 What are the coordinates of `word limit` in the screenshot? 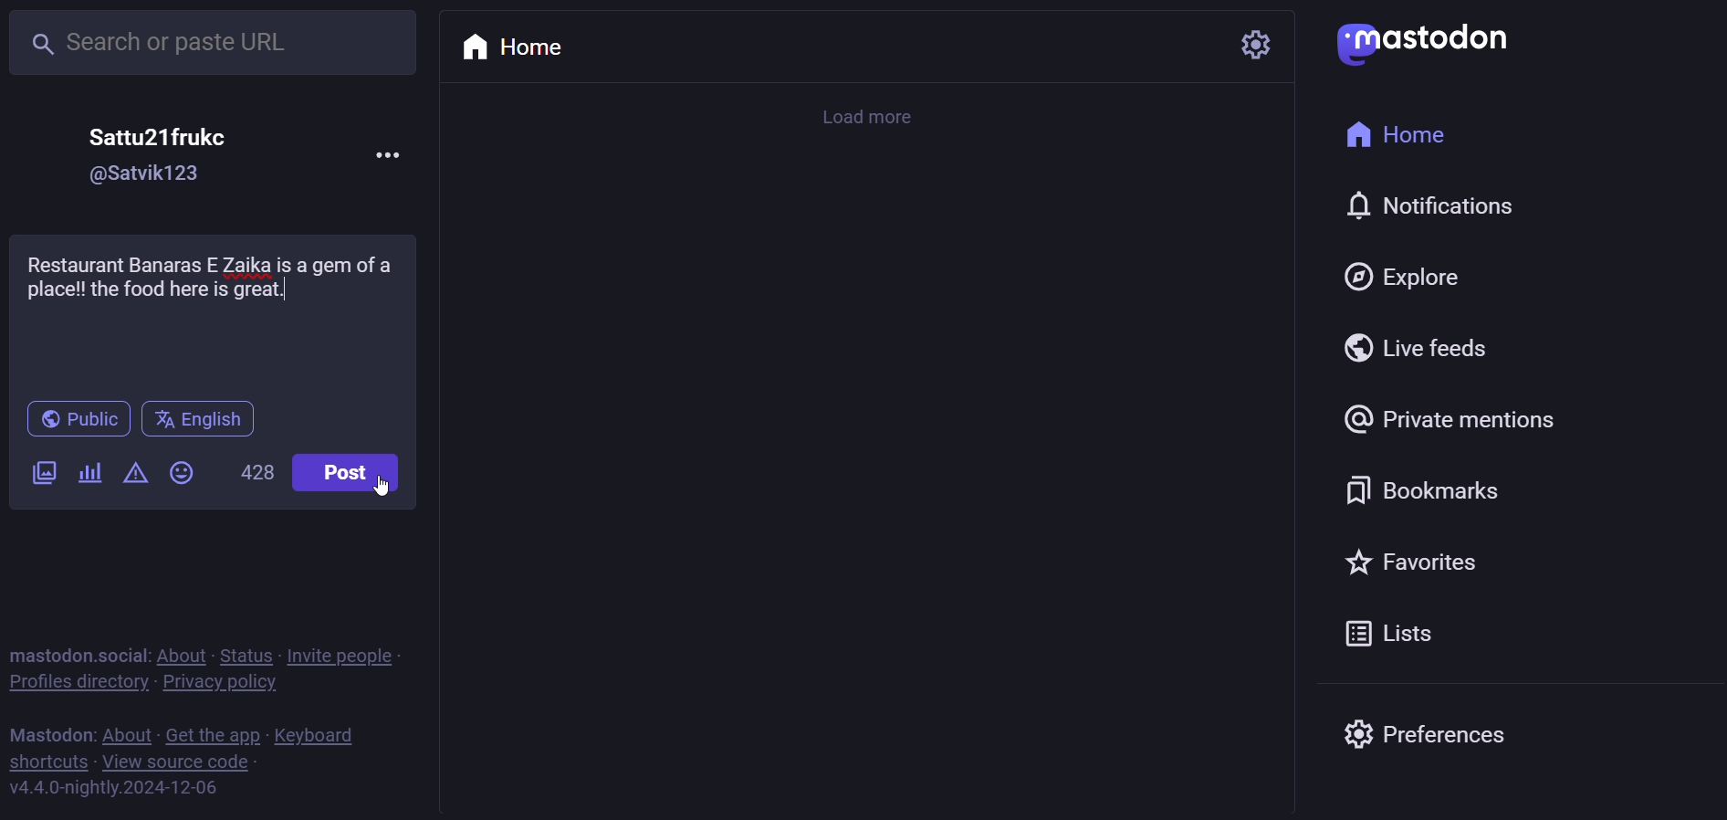 It's located at (255, 475).